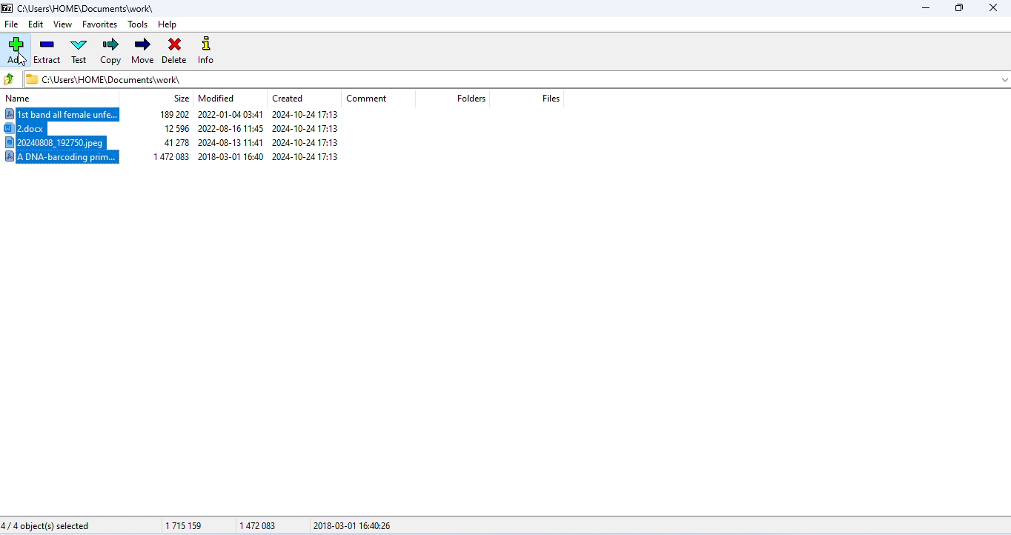  Describe the element at coordinates (188, 158) in the screenshot. I see `/ADNA-barcoding prim... | ~~ 1472083 2018-03-01 16:40 2024-10-24 17:13` at that location.